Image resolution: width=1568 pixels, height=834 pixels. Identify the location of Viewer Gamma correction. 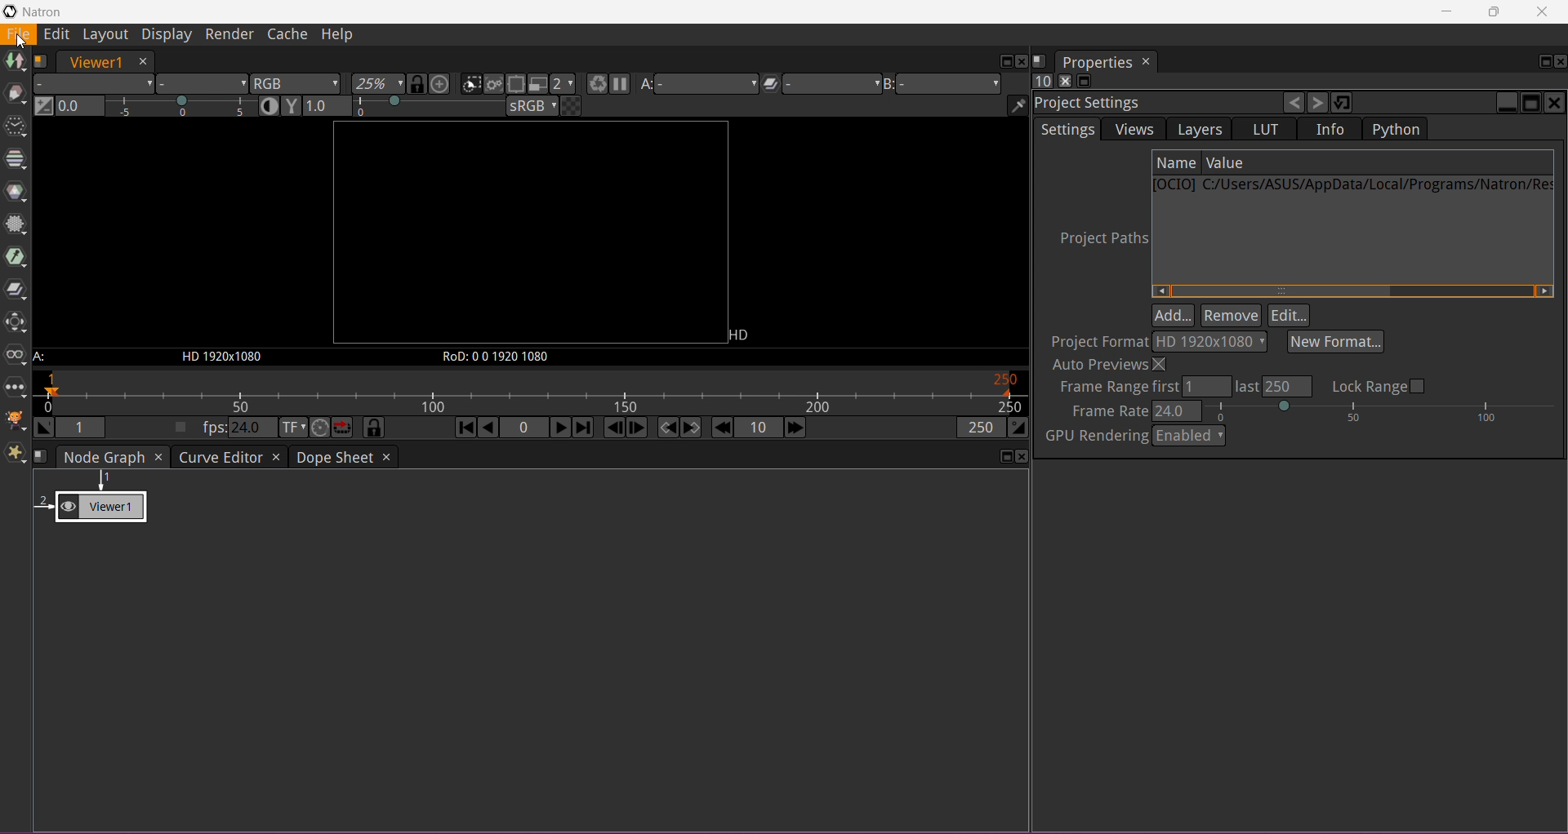
(294, 107).